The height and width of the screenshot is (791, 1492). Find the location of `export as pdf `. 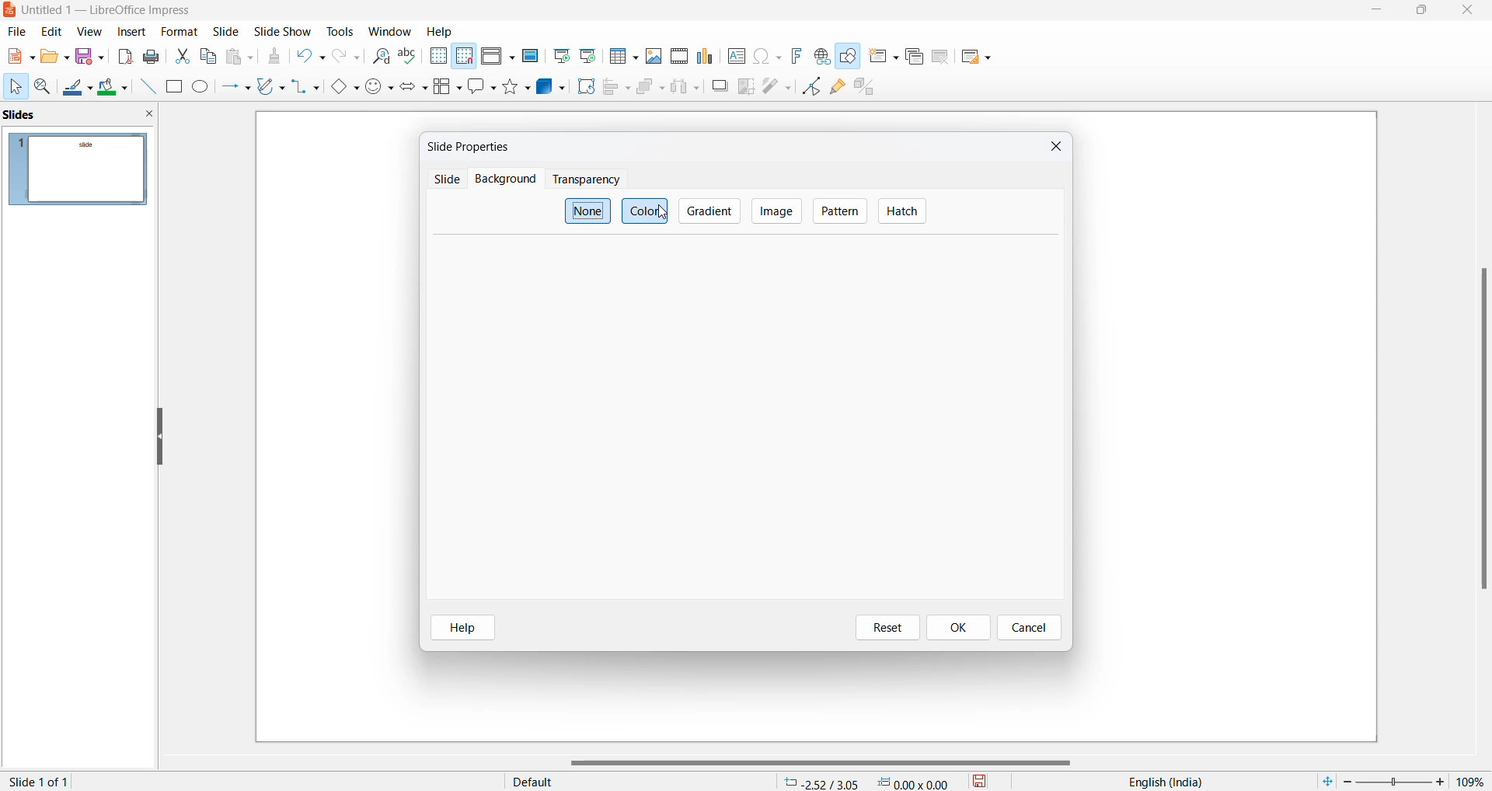

export as pdf  is located at coordinates (124, 56).